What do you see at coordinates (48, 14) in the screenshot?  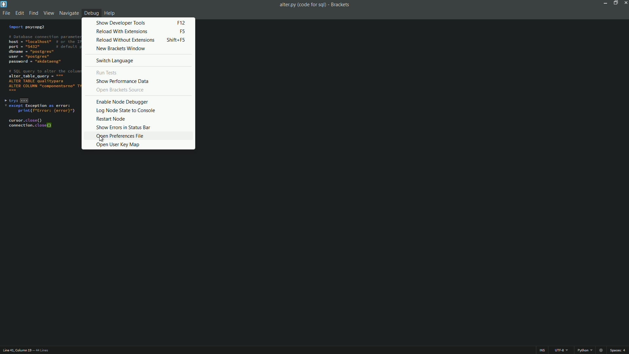 I see `View menu` at bounding box center [48, 14].